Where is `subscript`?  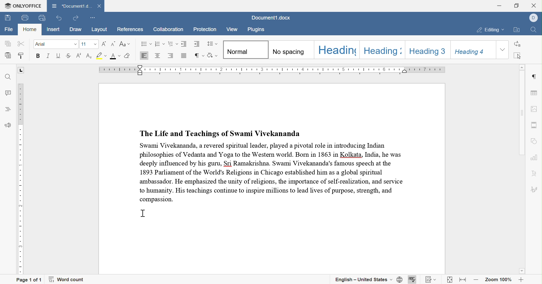 subscript is located at coordinates (89, 56).